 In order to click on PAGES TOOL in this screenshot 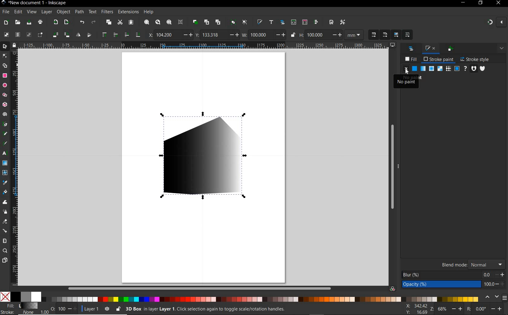, I will do `click(5, 261)`.